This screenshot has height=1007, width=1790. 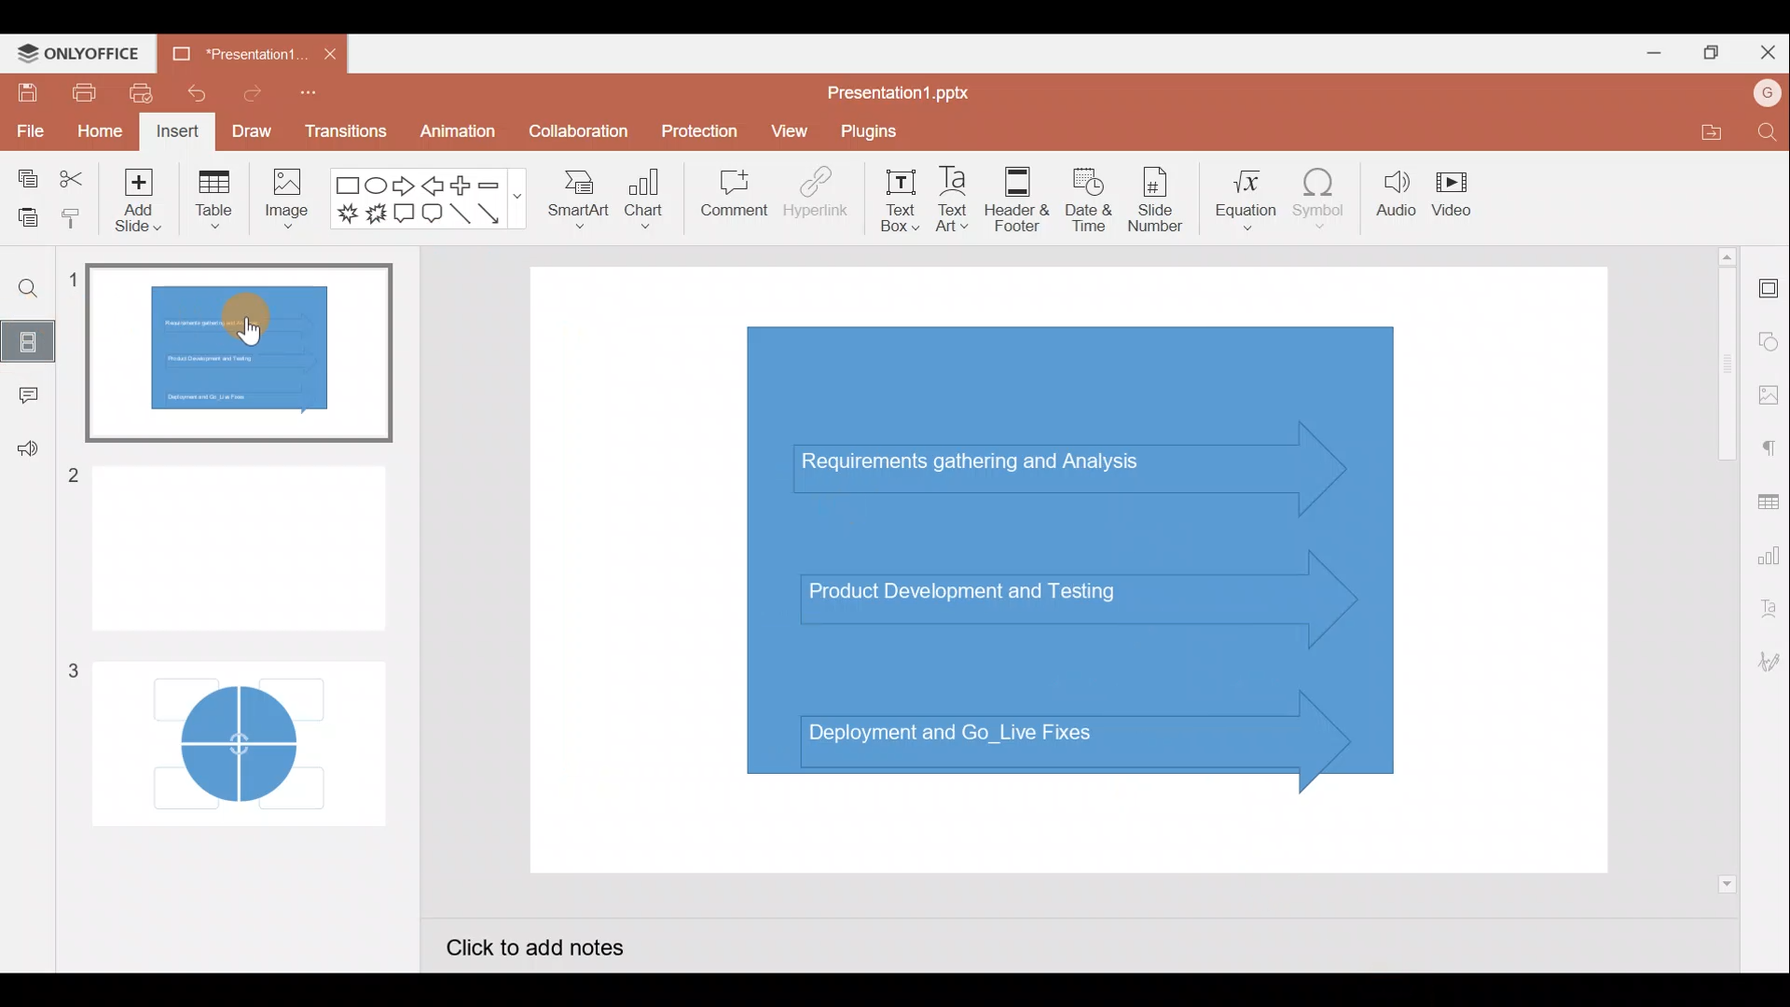 What do you see at coordinates (1093, 200) in the screenshot?
I see `Date & time` at bounding box center [1093, 200].